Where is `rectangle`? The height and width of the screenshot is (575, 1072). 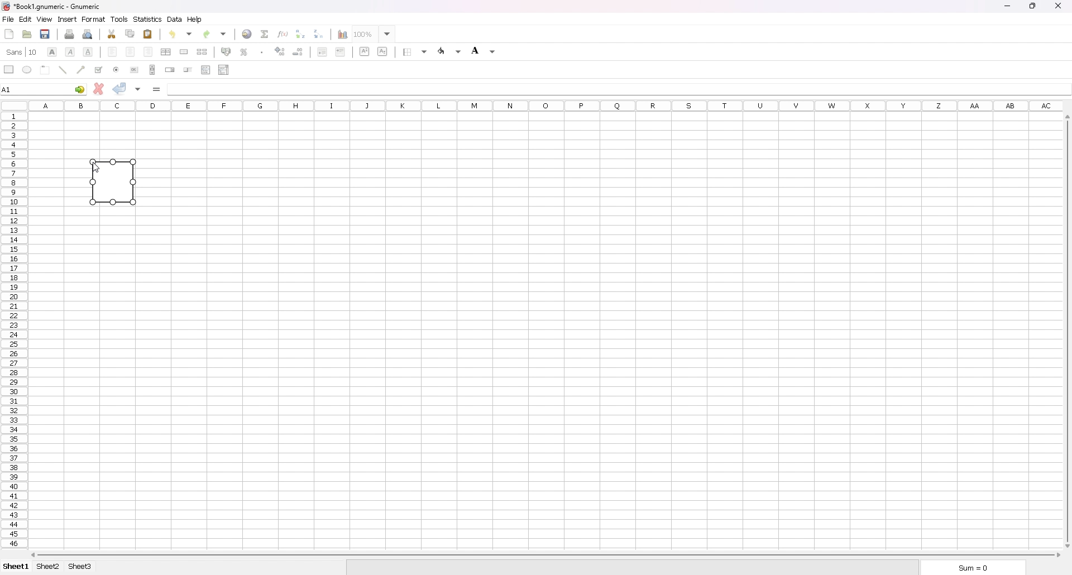
rectangle is located at coordinates (115, 182).